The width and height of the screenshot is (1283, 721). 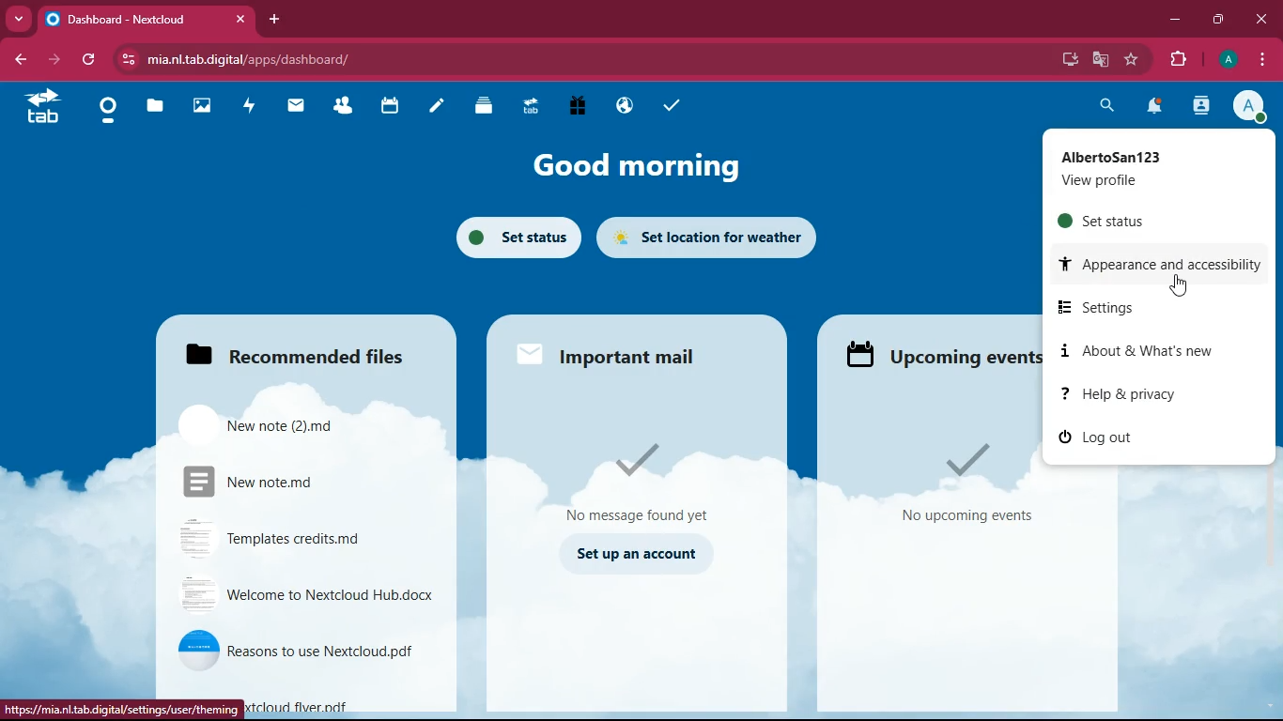 I want to click on file, so click(x=282, y=479).